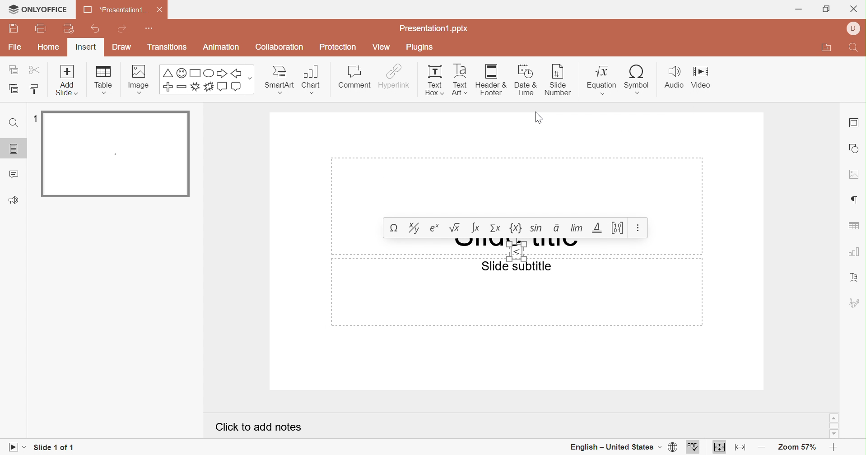 The width and height of the screenshot is (866, 455). What do you see at coordinates (834, 434) in the screenshot?
I see `Scroll Down` at bounding box center [834, 434].